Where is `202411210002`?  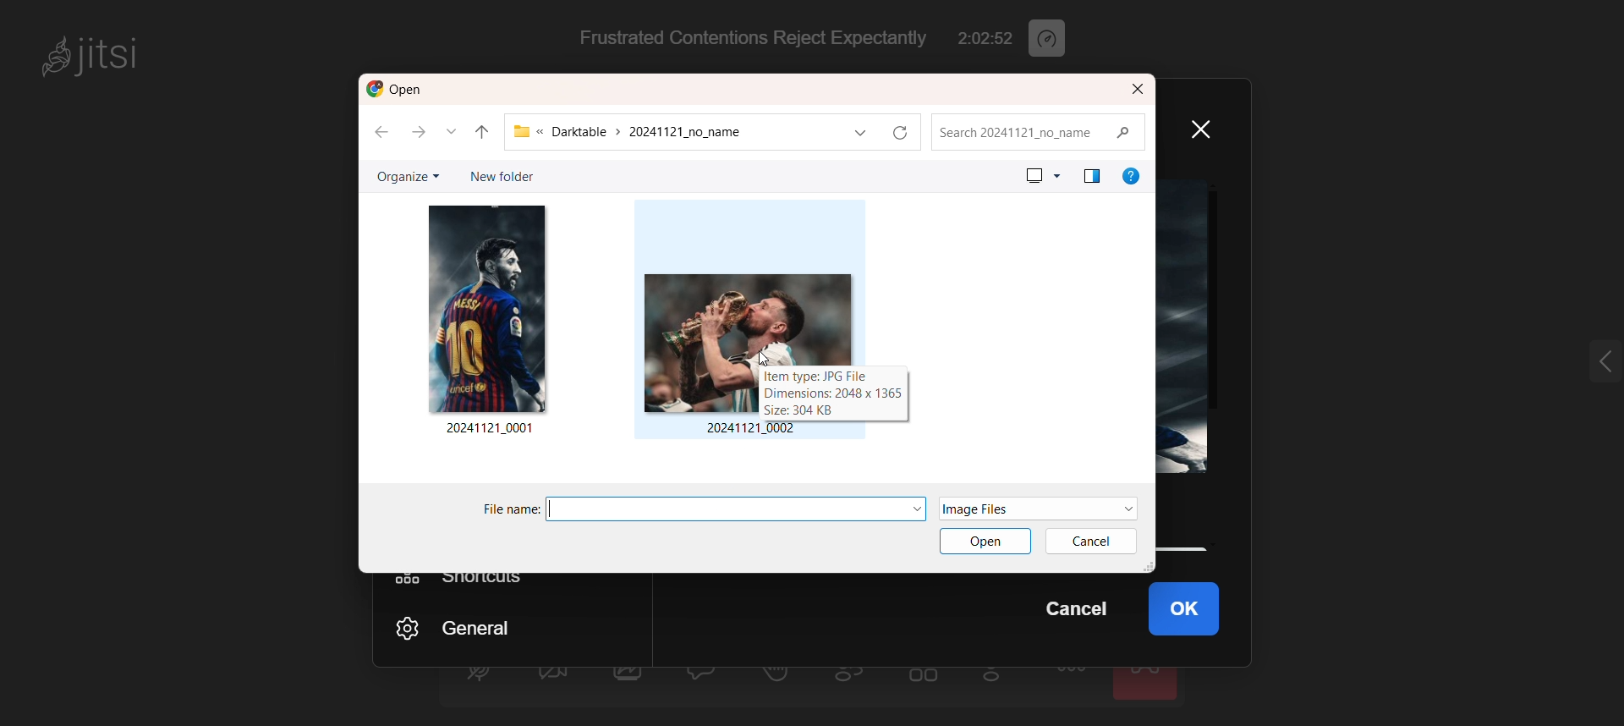
202411210002 is located at coordinates (751, 429).